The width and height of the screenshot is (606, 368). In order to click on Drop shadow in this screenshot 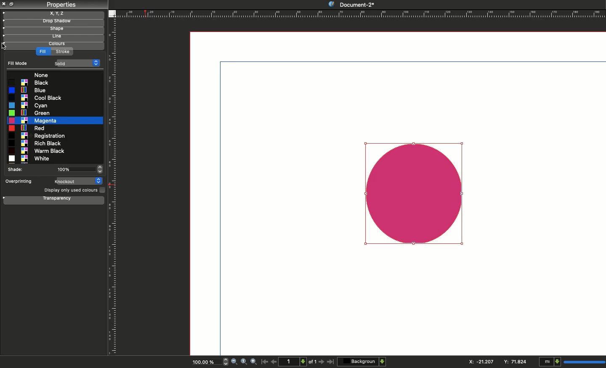, I will do `click(52, 22)`.